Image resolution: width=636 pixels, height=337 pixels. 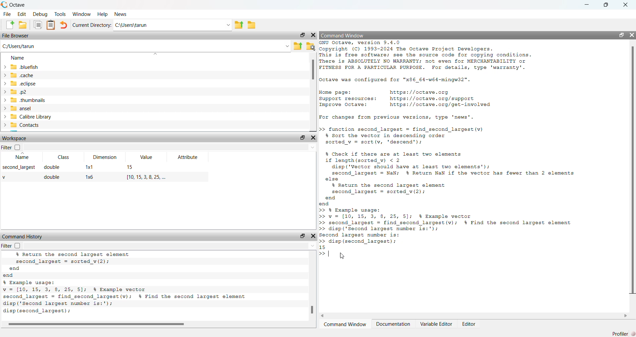 I want to click on hide widget, so click(x=315, y=236).